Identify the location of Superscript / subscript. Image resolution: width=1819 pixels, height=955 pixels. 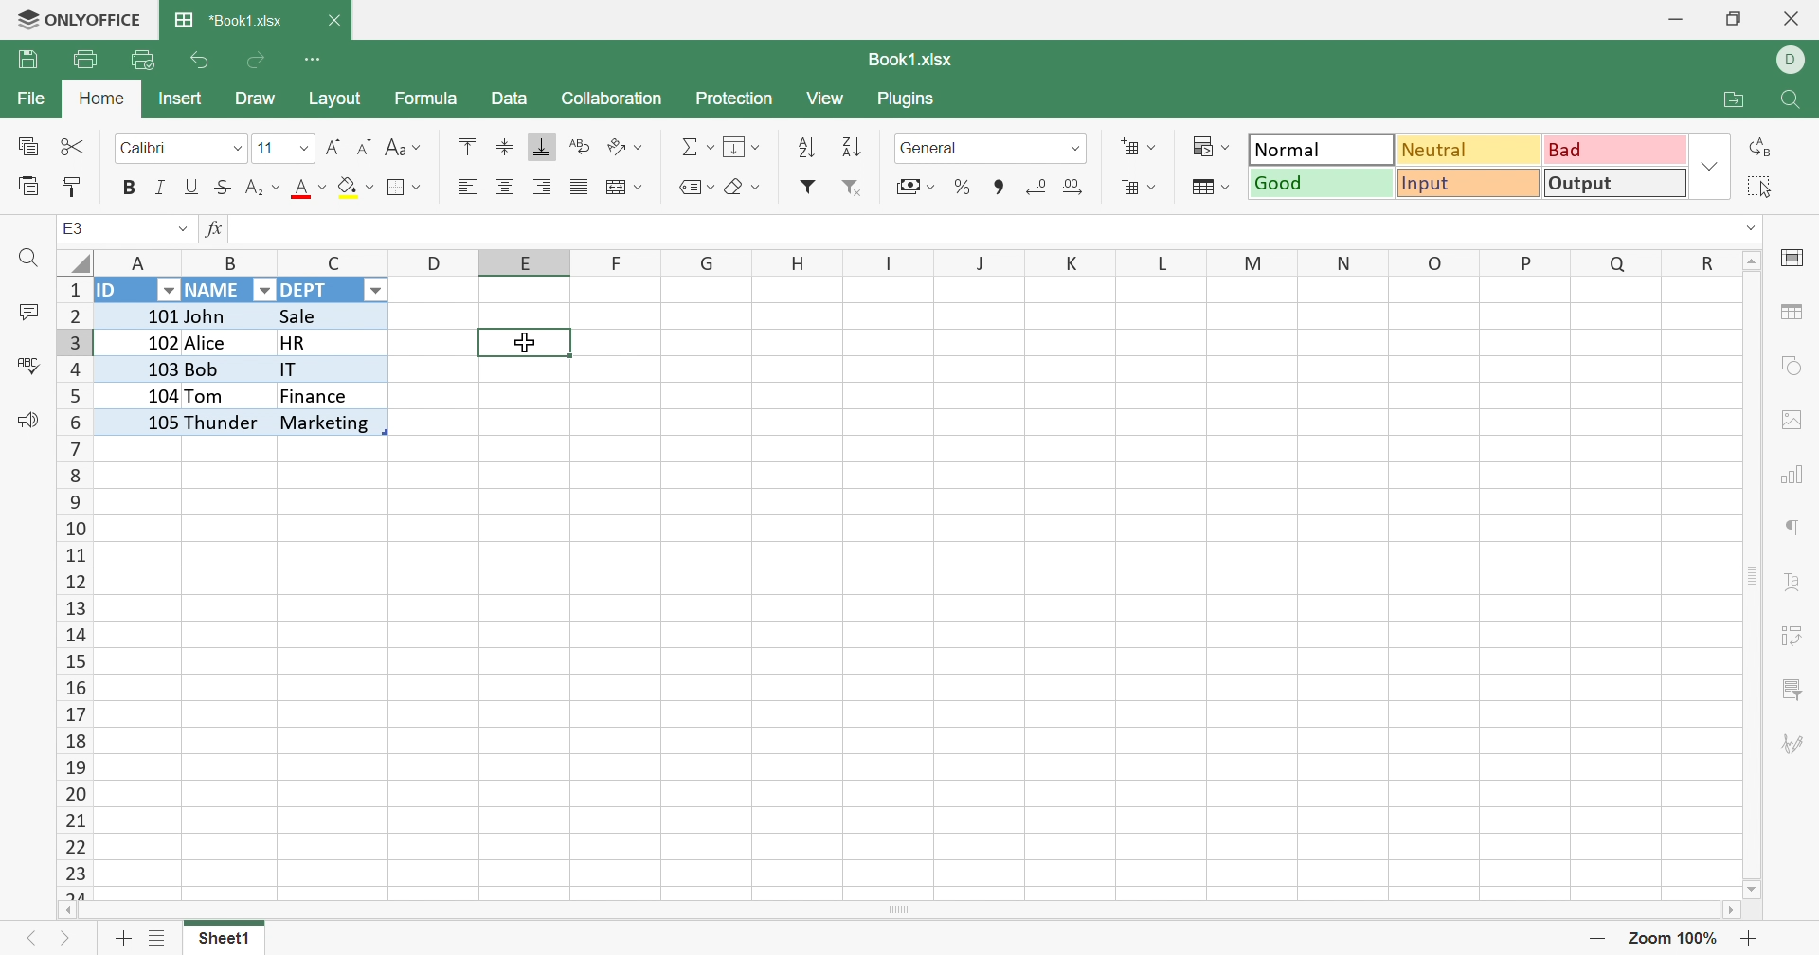
(263, 189).